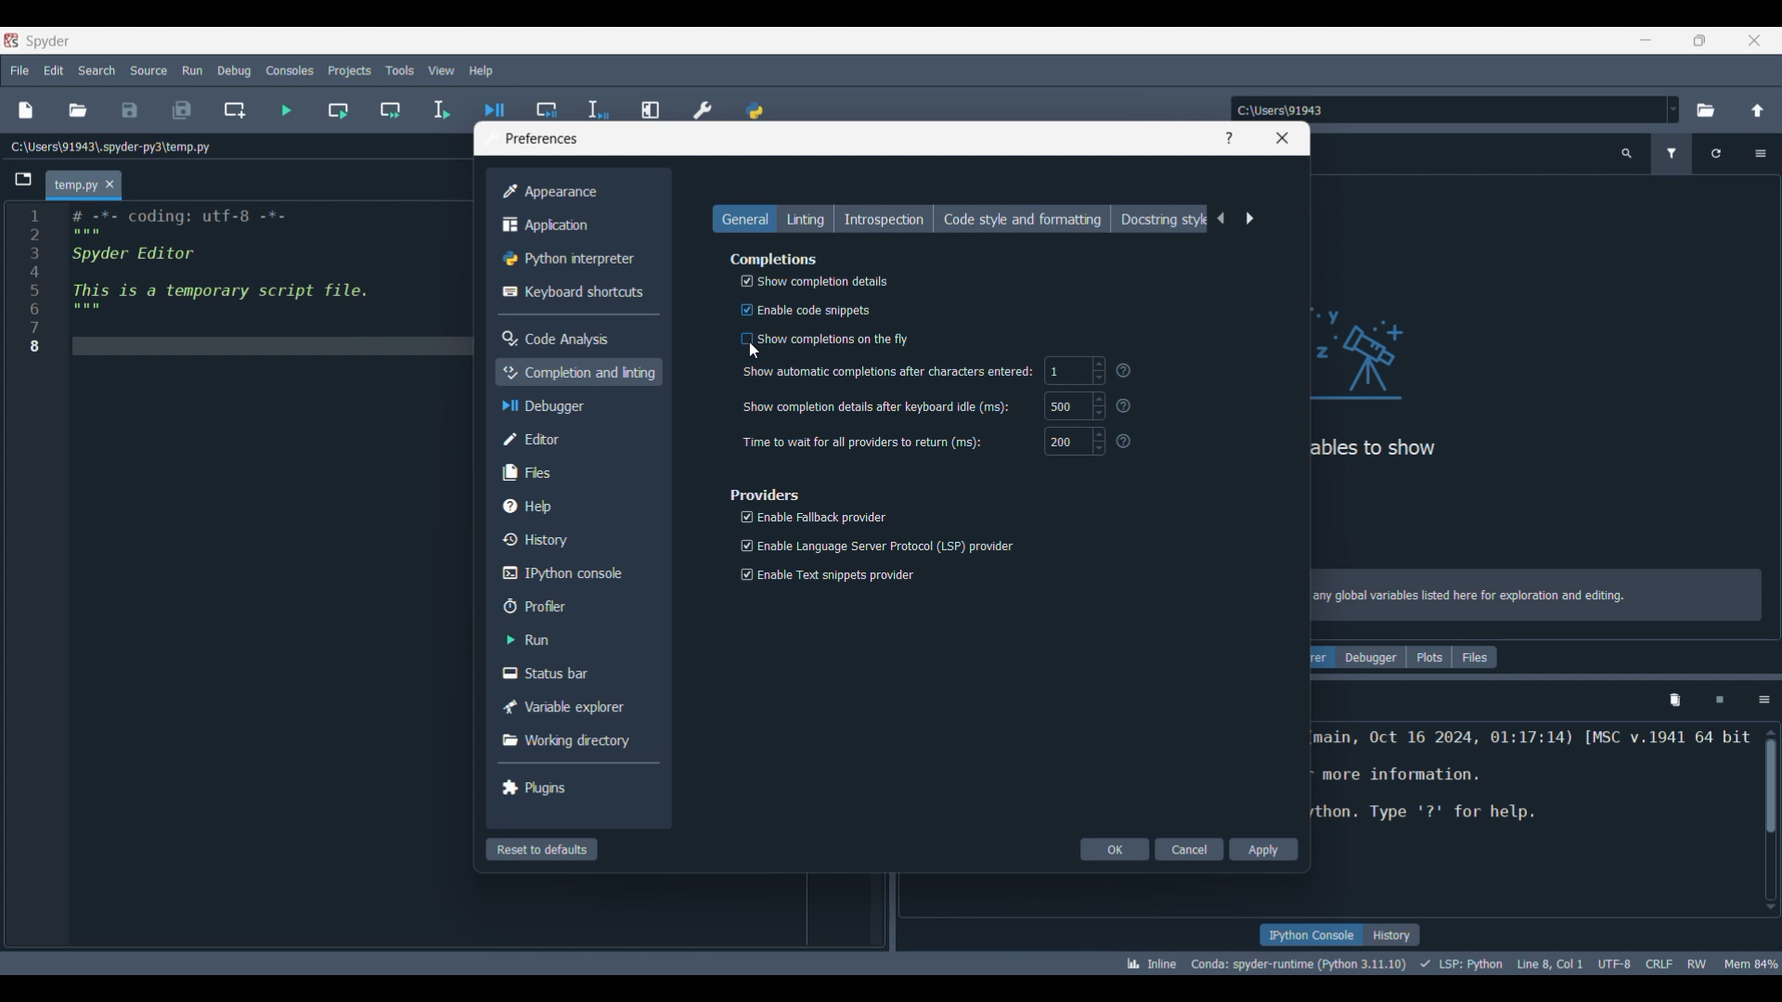  What do you see at coordinates (11, 41) in the screenshot?
I see `Software logo` at bounding box center [11, 41].